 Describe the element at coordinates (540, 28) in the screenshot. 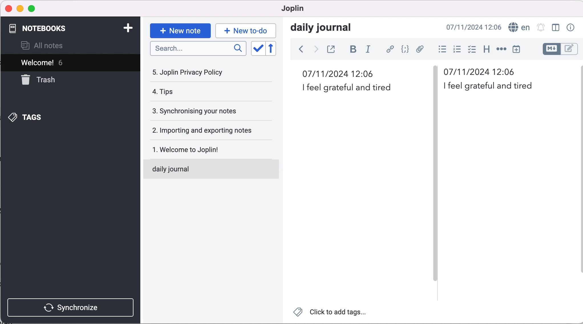

I see `set alarm` at that location.